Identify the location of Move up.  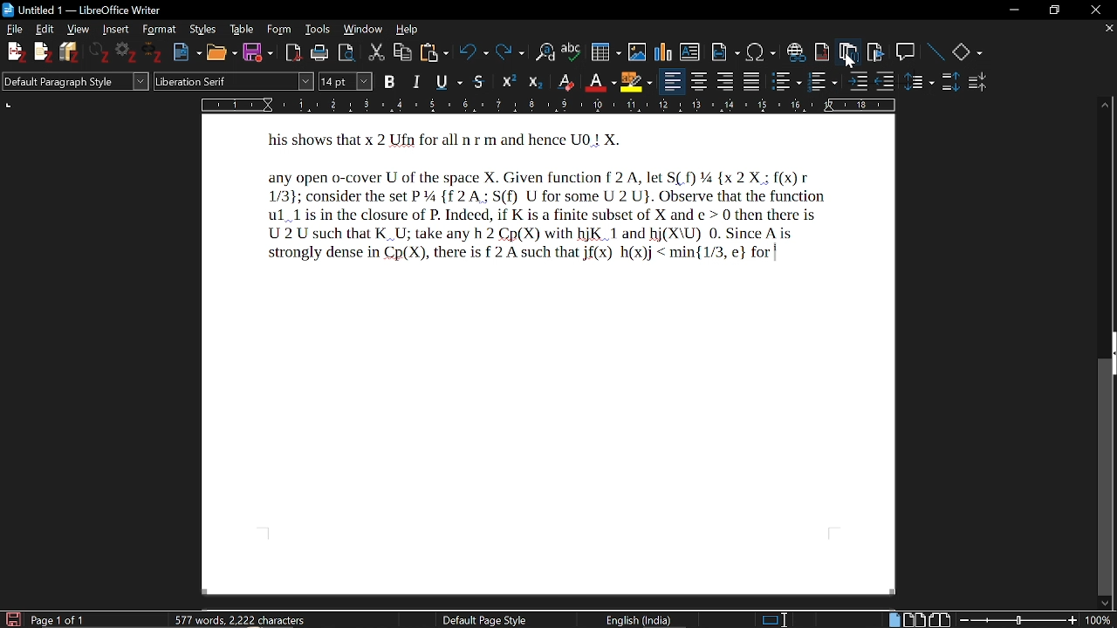
(1105, 106).